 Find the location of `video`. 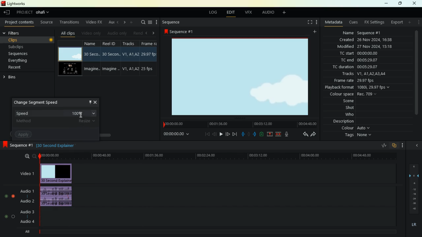

video is located at coordinates (59, 173).